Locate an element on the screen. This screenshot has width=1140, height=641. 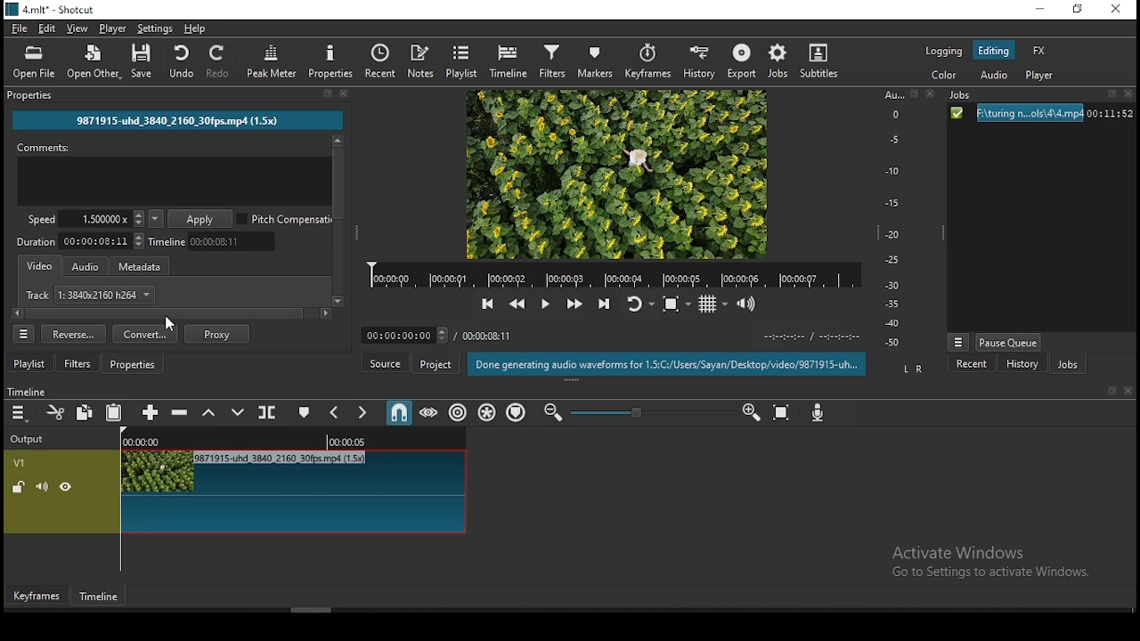
Player is located at coordinates (615, 275).